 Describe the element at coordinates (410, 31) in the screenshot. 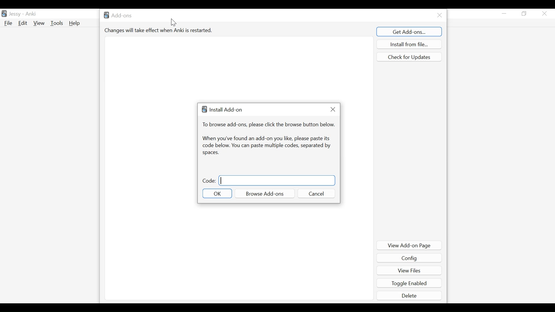

I see `Get Add-ons` at that location.